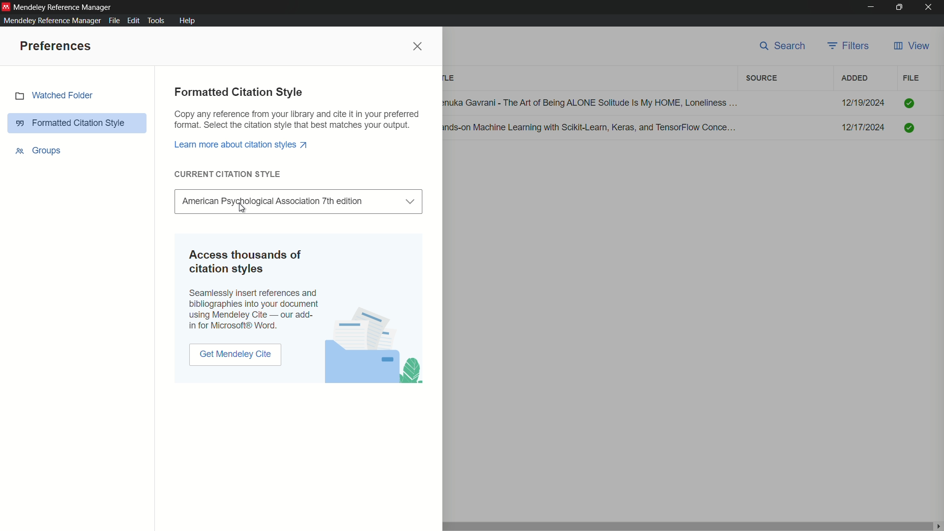 The width and height of the screenshot is (944, 531). I want to click on file menu, so click(115, 21).